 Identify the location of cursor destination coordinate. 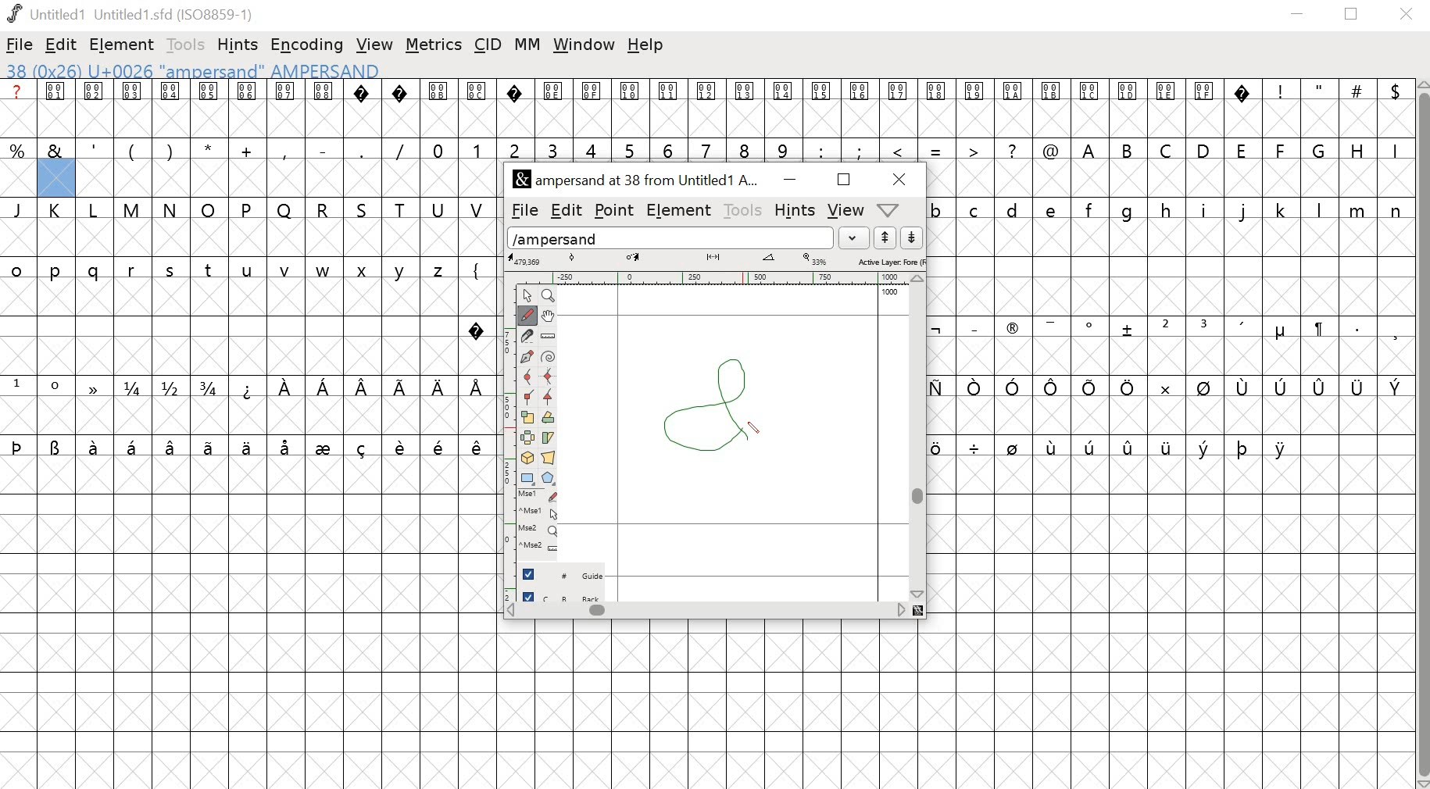
(635, 258).